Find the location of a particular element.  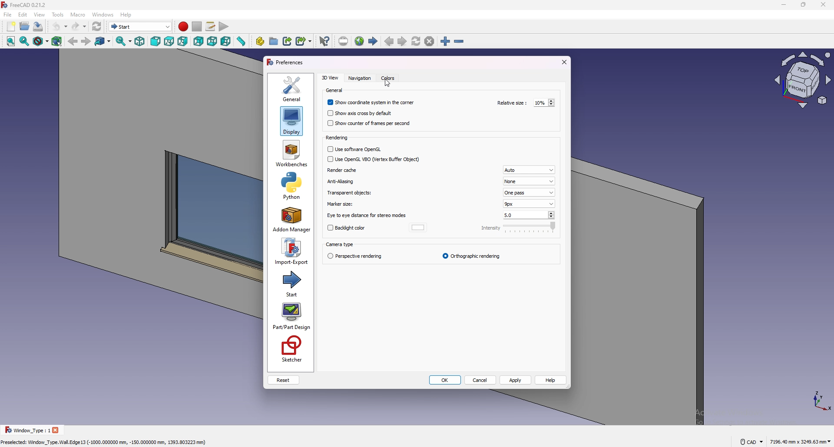

stop recording macros is located at coordinates (197, 26).